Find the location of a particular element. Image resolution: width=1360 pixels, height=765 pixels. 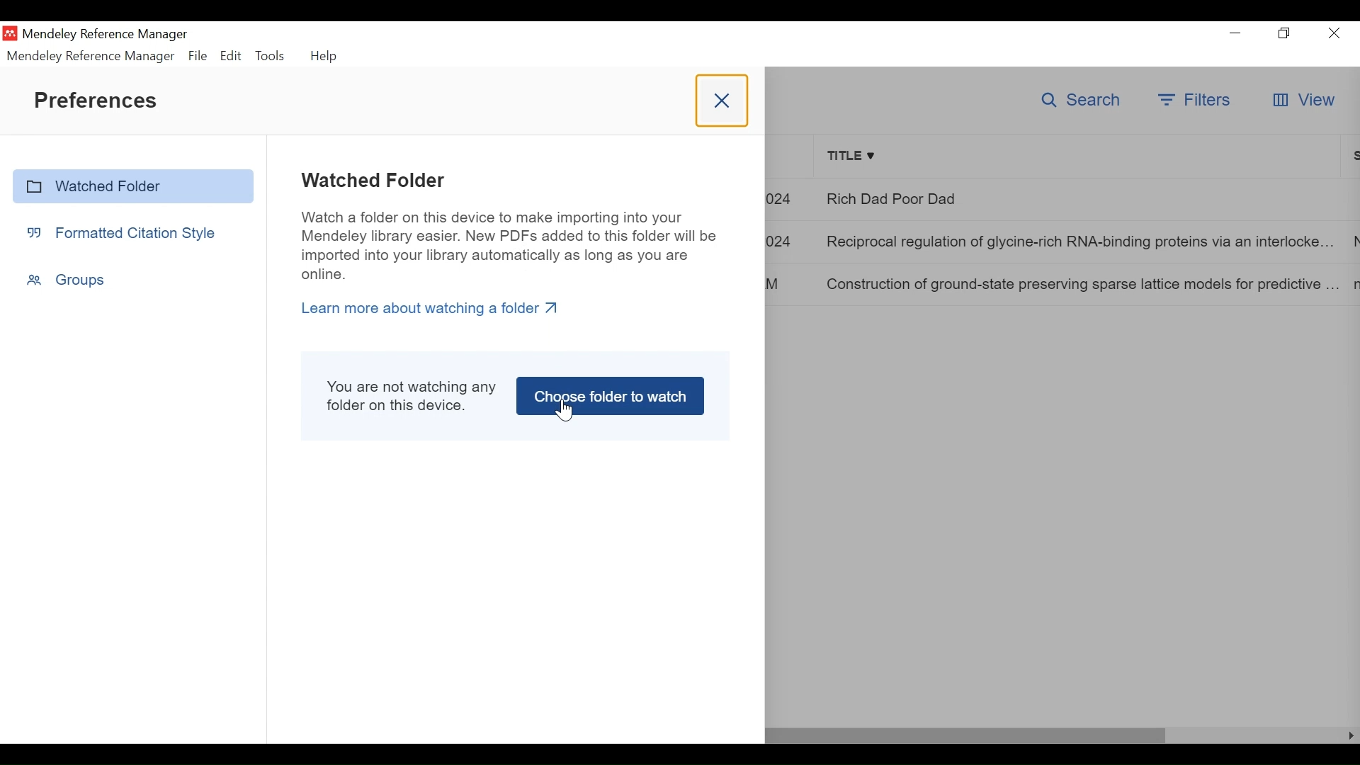

Cursor on Choose folder to watch is located at coordinates (567, 412).